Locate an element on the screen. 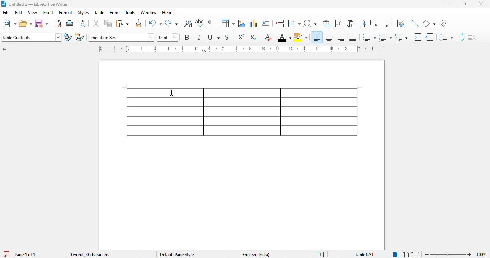 The image size is (490, 258). insert special characters is located at coordinates (310, 23).